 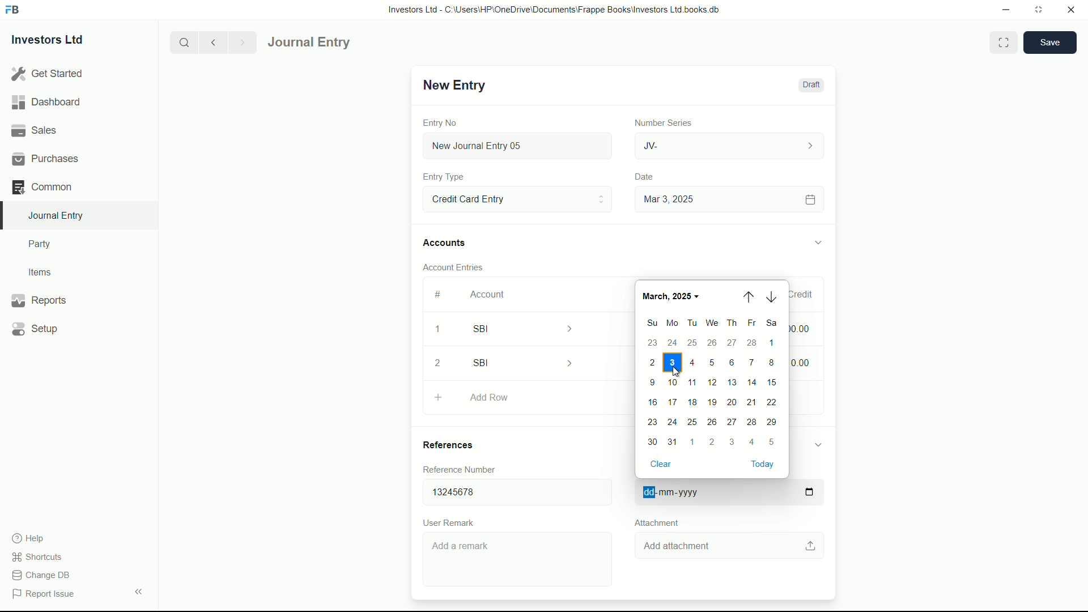 I want to click on expand/collapse, so click(x=138, y=590).